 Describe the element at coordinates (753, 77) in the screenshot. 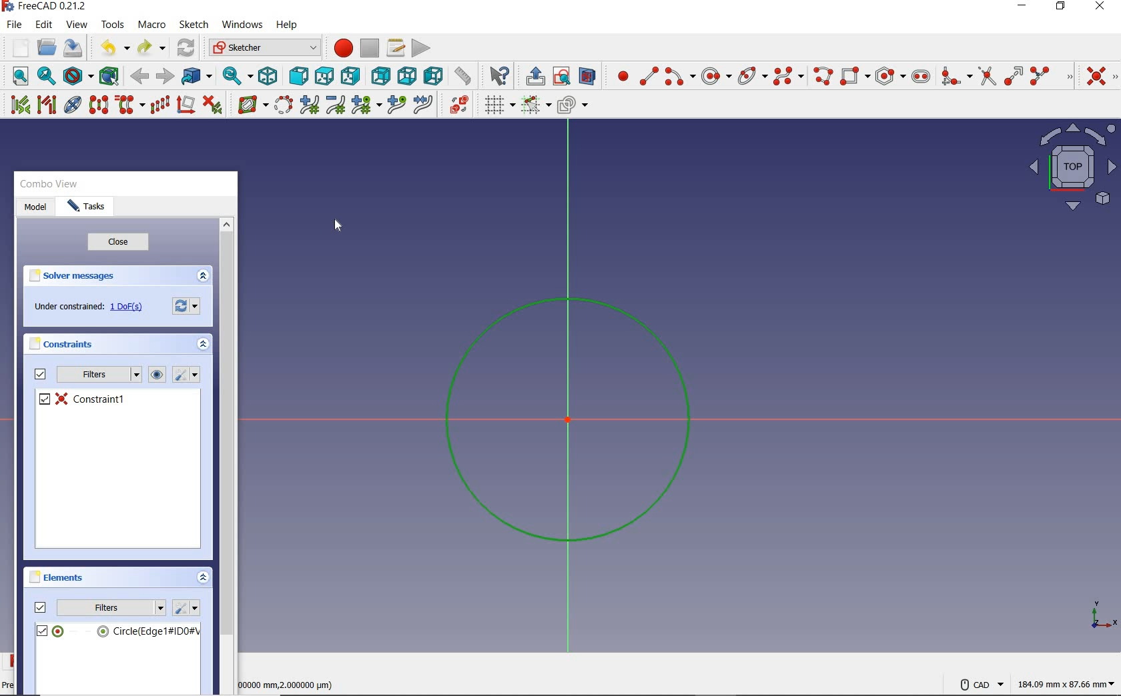

I see `create conic` at that location.